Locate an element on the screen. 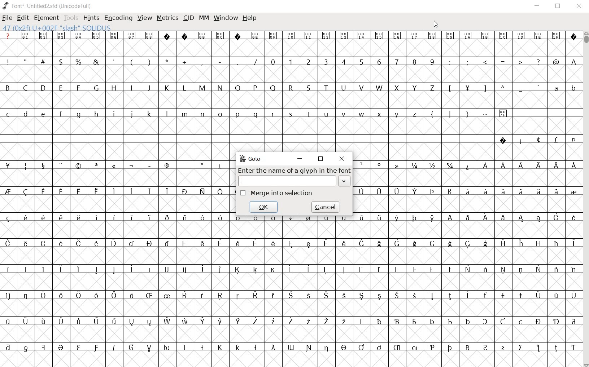 Image resolution: width=589 pixels, height=367 pixels. MINIMIZE is located at coordinates (537, 7).